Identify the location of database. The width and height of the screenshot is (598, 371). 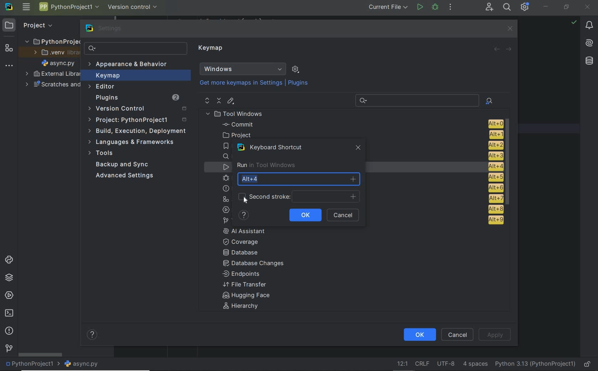
(589, 61).